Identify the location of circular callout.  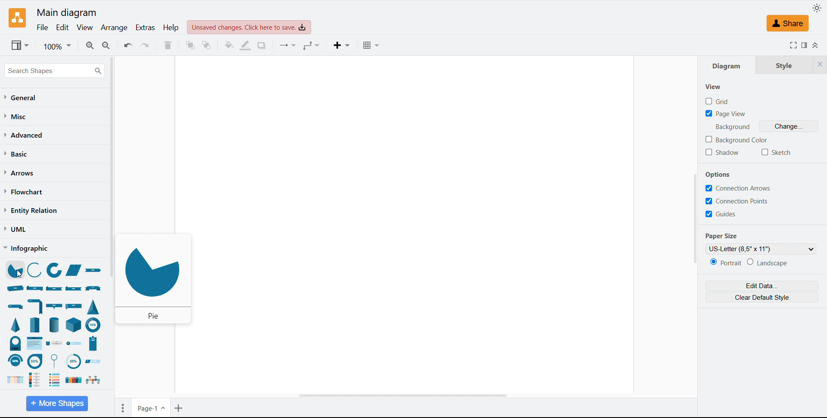
(37, 362).